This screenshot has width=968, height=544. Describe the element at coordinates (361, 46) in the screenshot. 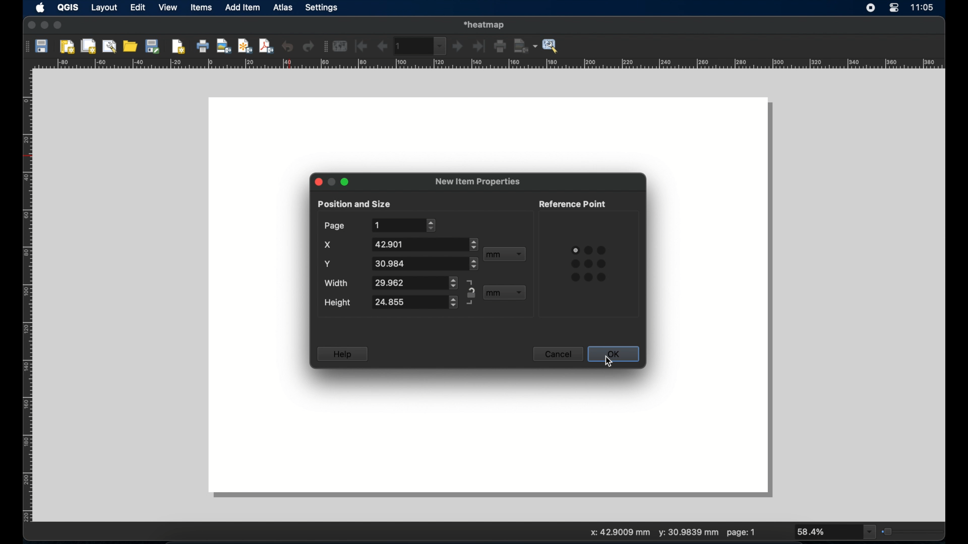

I see `first feature` at that location.